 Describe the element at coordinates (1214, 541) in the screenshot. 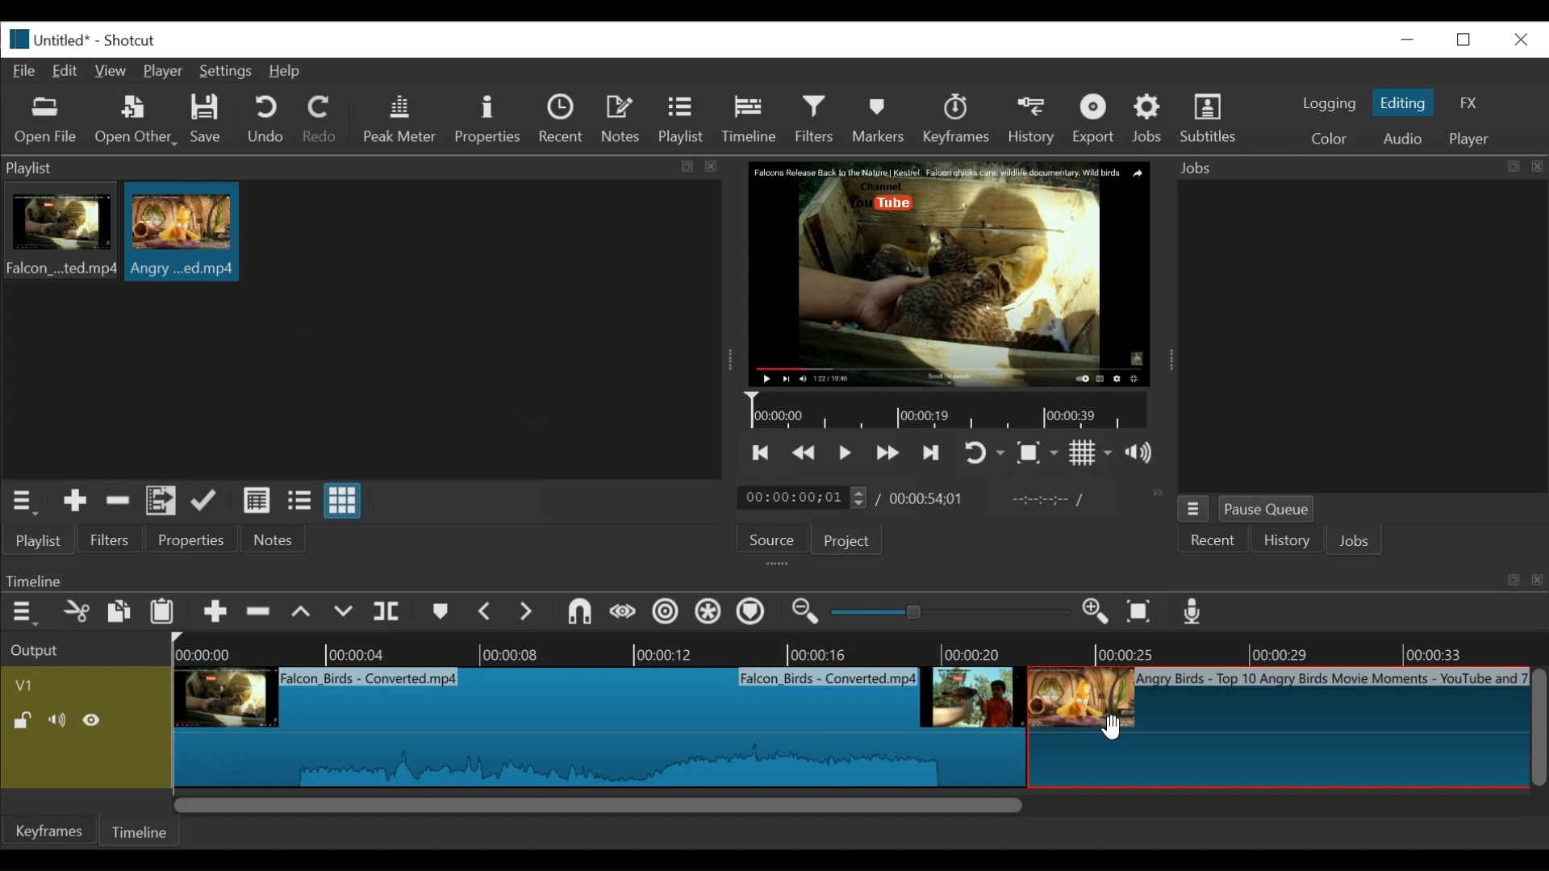

I see `Recent` at that location.